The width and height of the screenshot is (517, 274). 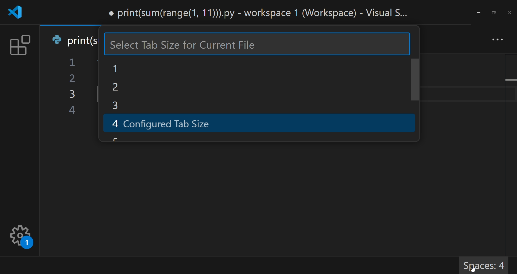 I want to click on tab name, so click(x=75, y=40).